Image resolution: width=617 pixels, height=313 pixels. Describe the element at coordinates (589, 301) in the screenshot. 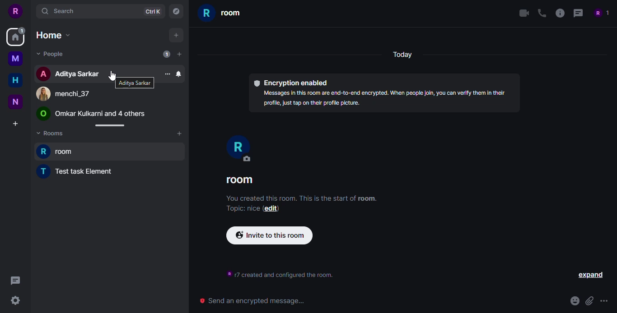

I see `attach` at that location.